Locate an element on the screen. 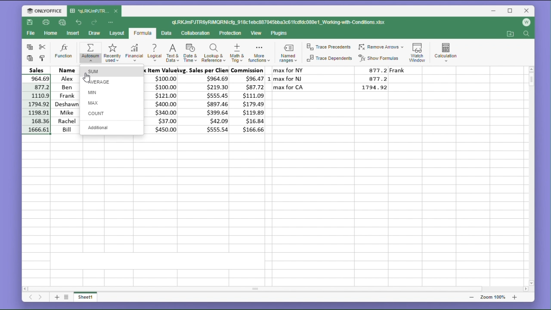 This screenshot has width=551, height=310. additional is located at coordinates (111, 128).